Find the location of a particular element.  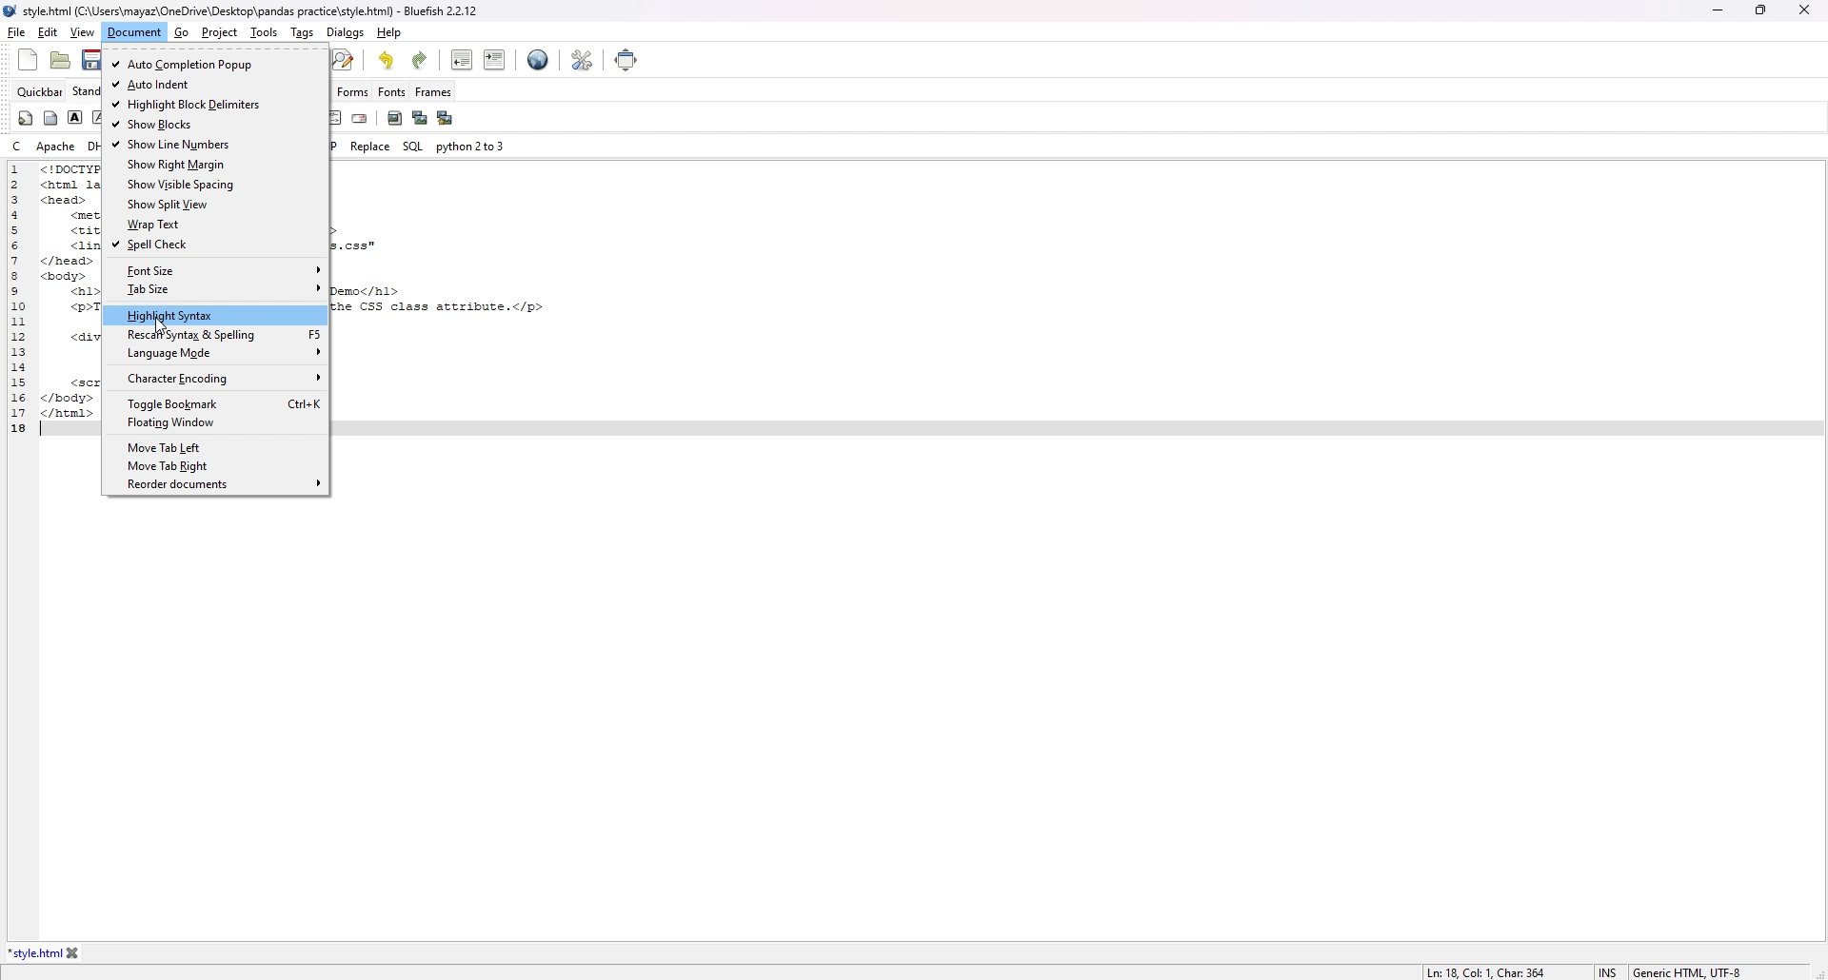

line info is located at coordinates (1493, 970).